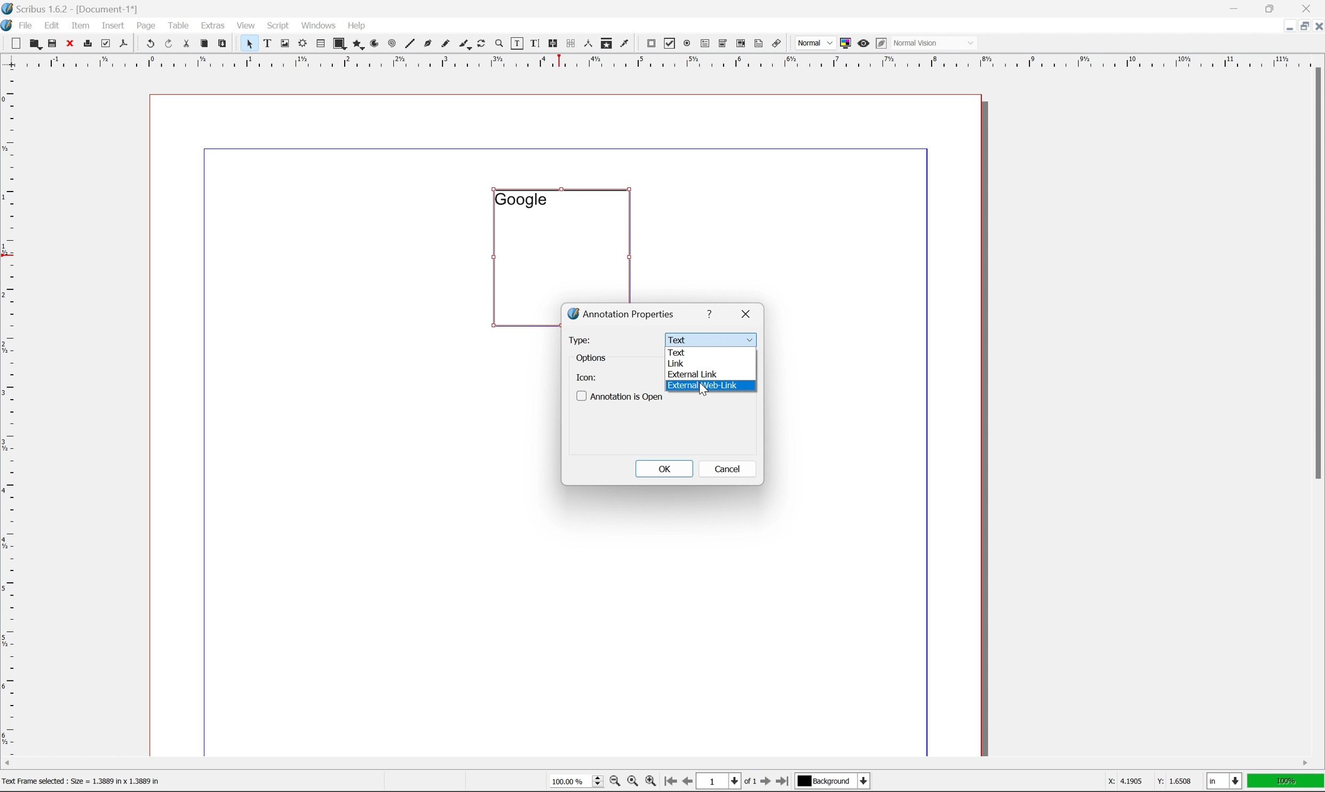 The image size is (1325, 792). Describe the element at coordinates (607, 43) in the screenshot. I see `copy item properties` at that location.